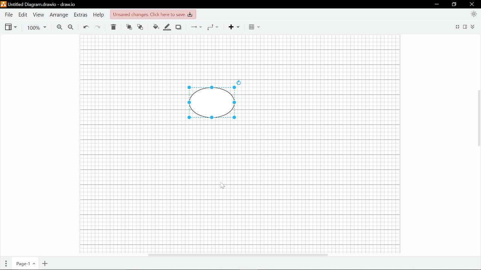  I want to click on Arrange, so click(60, 15).